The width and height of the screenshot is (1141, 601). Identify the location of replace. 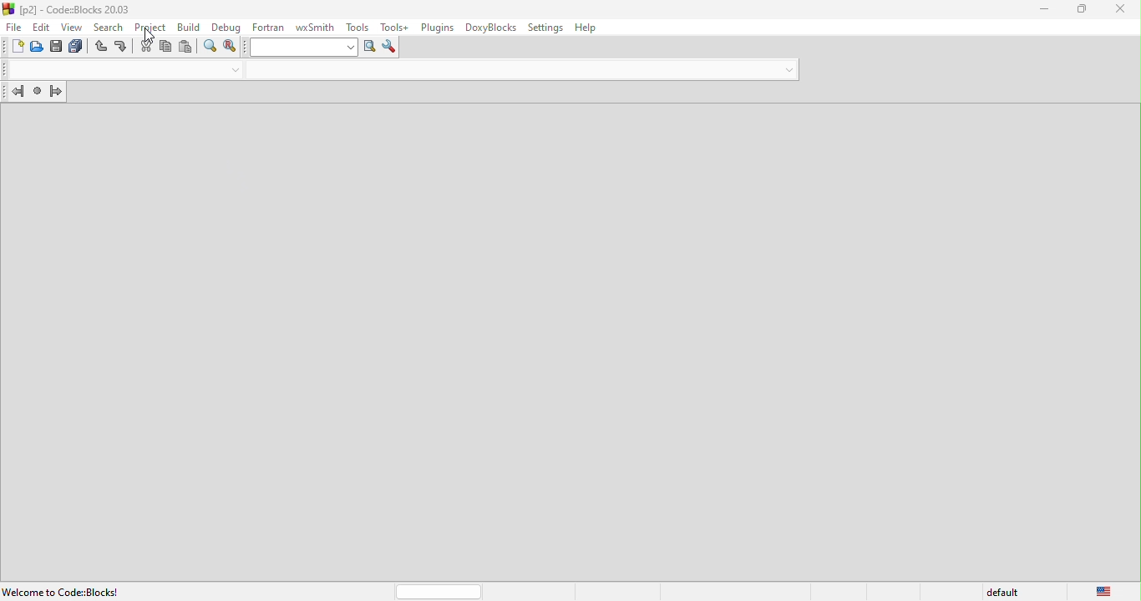
(230, 48).